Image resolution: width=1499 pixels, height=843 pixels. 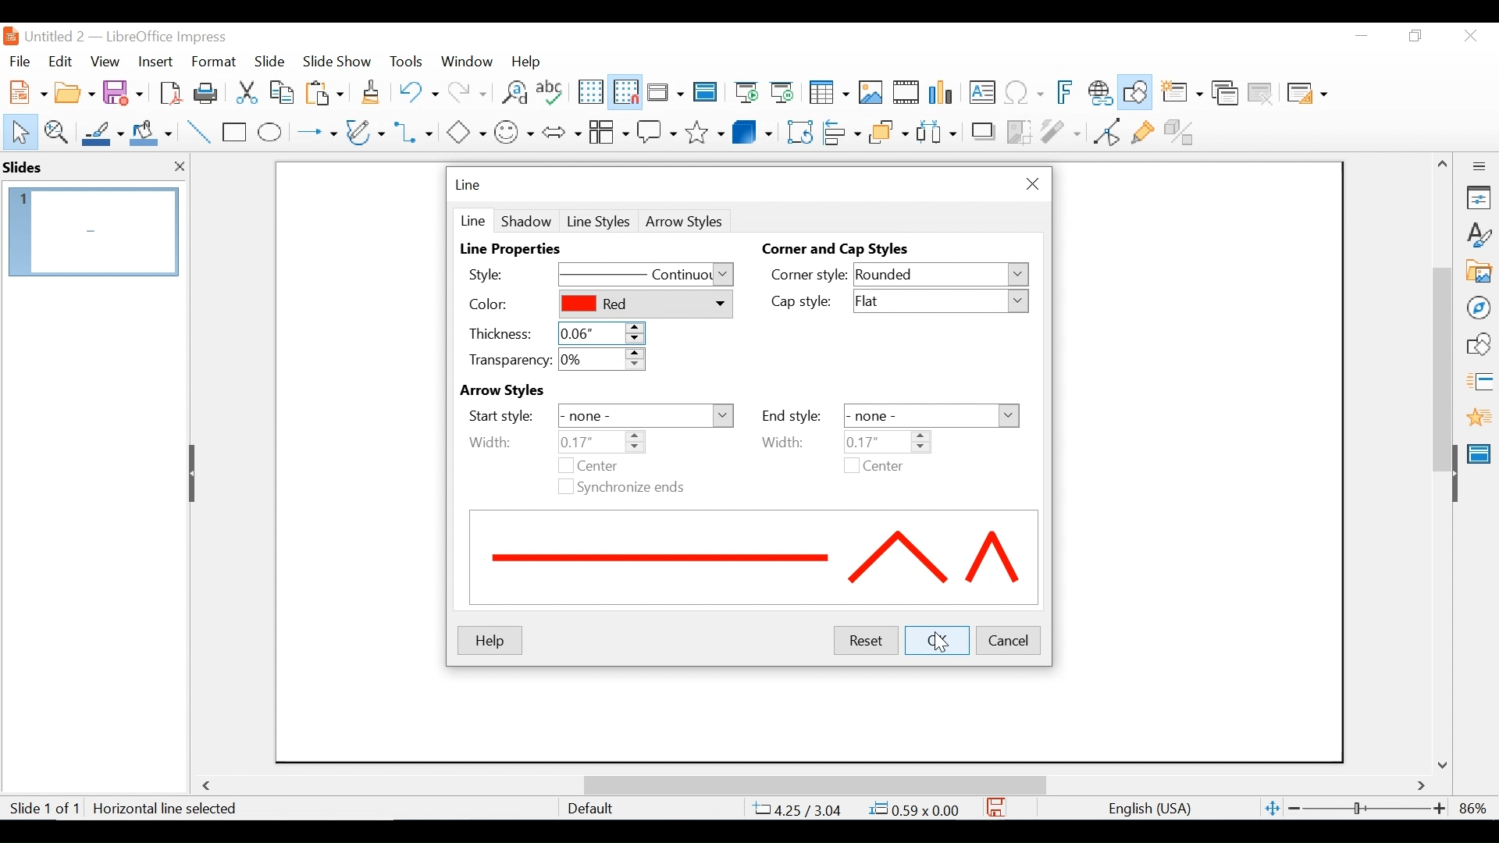 What do you see at coordinates (489, 641) in the screenshot?
I see `Help` at bounding box center [489, 641].